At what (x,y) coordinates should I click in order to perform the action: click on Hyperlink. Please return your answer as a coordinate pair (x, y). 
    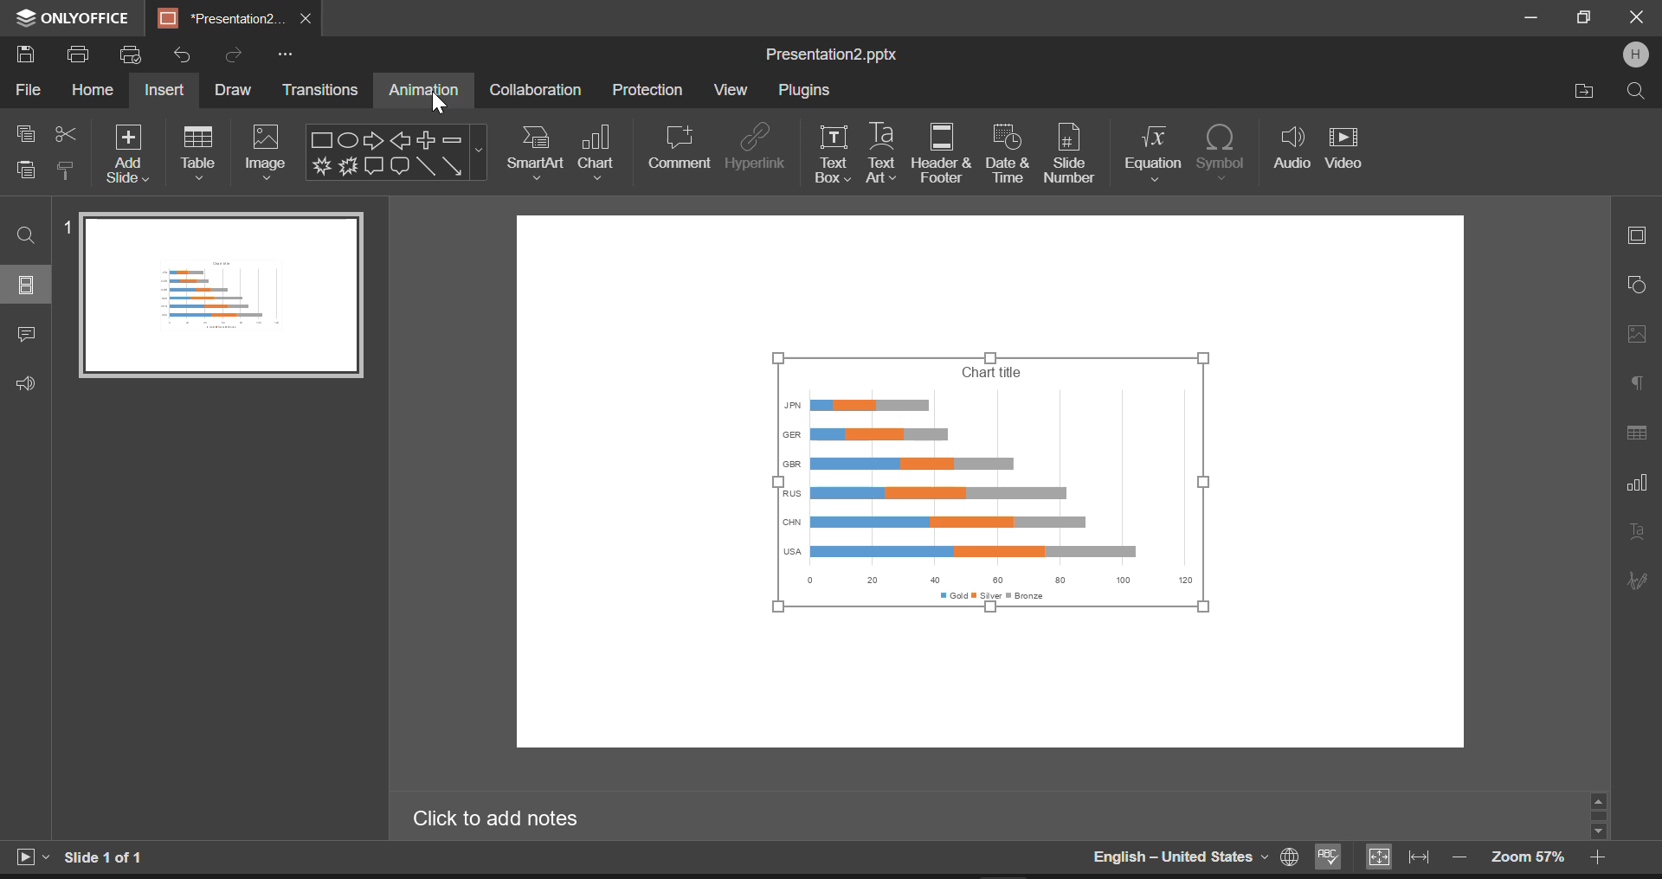
    Looking at the image, I should click on (755, 148).